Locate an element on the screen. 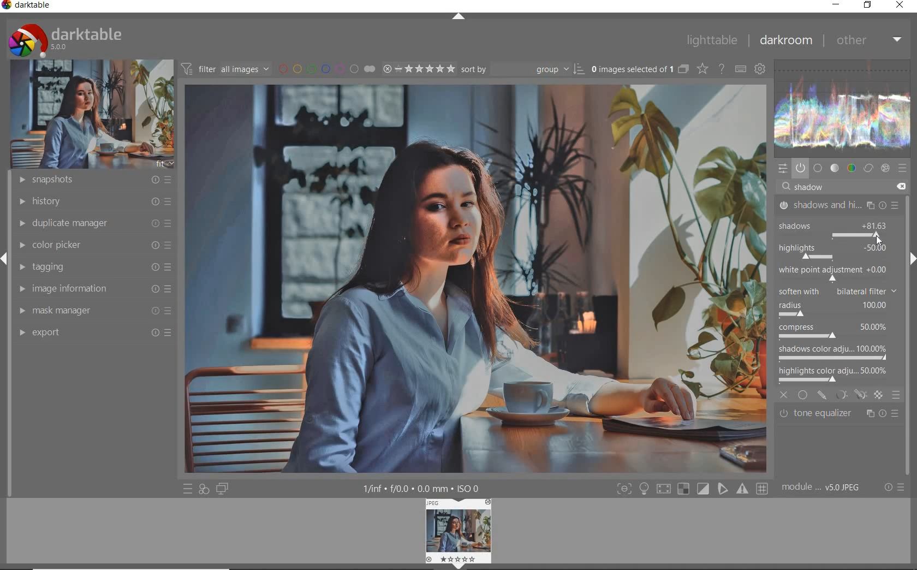 Image resolution: width=917 pixels, height=570 pixels. history is located at coordinates (92, 200).